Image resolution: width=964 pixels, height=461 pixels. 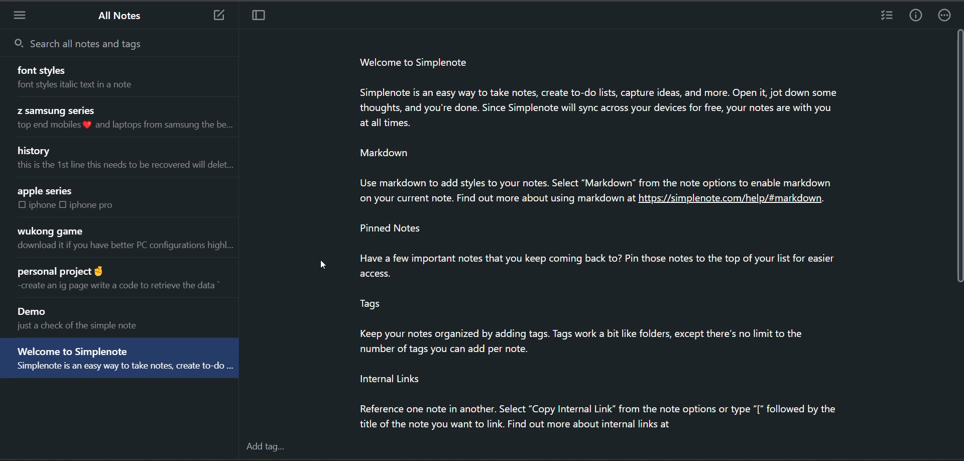 I want to click on just a check of the simple note, so click(x=95, y=327).